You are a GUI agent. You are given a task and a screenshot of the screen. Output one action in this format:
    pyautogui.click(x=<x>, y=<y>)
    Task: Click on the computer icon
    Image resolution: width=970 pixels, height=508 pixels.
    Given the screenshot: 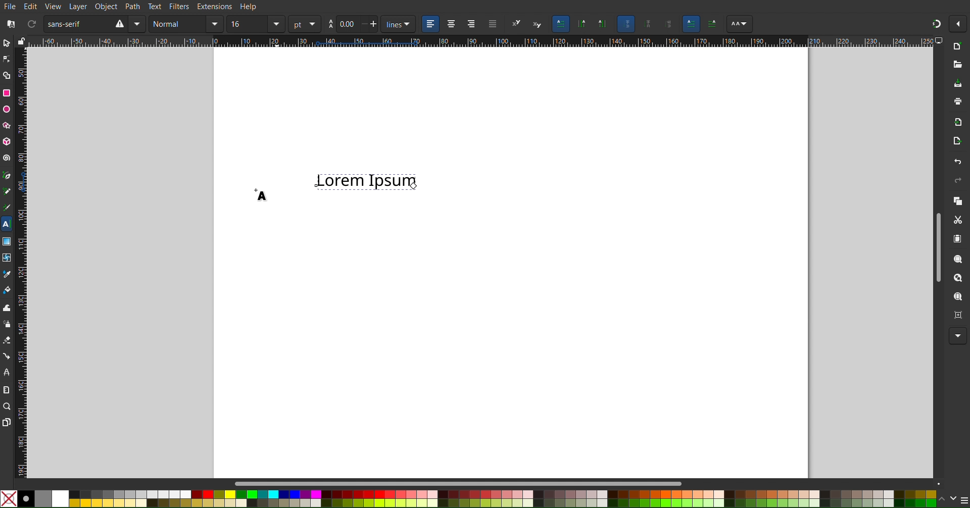 What is the action you would take?
    pyautogui.click(x=940, y=40)
    